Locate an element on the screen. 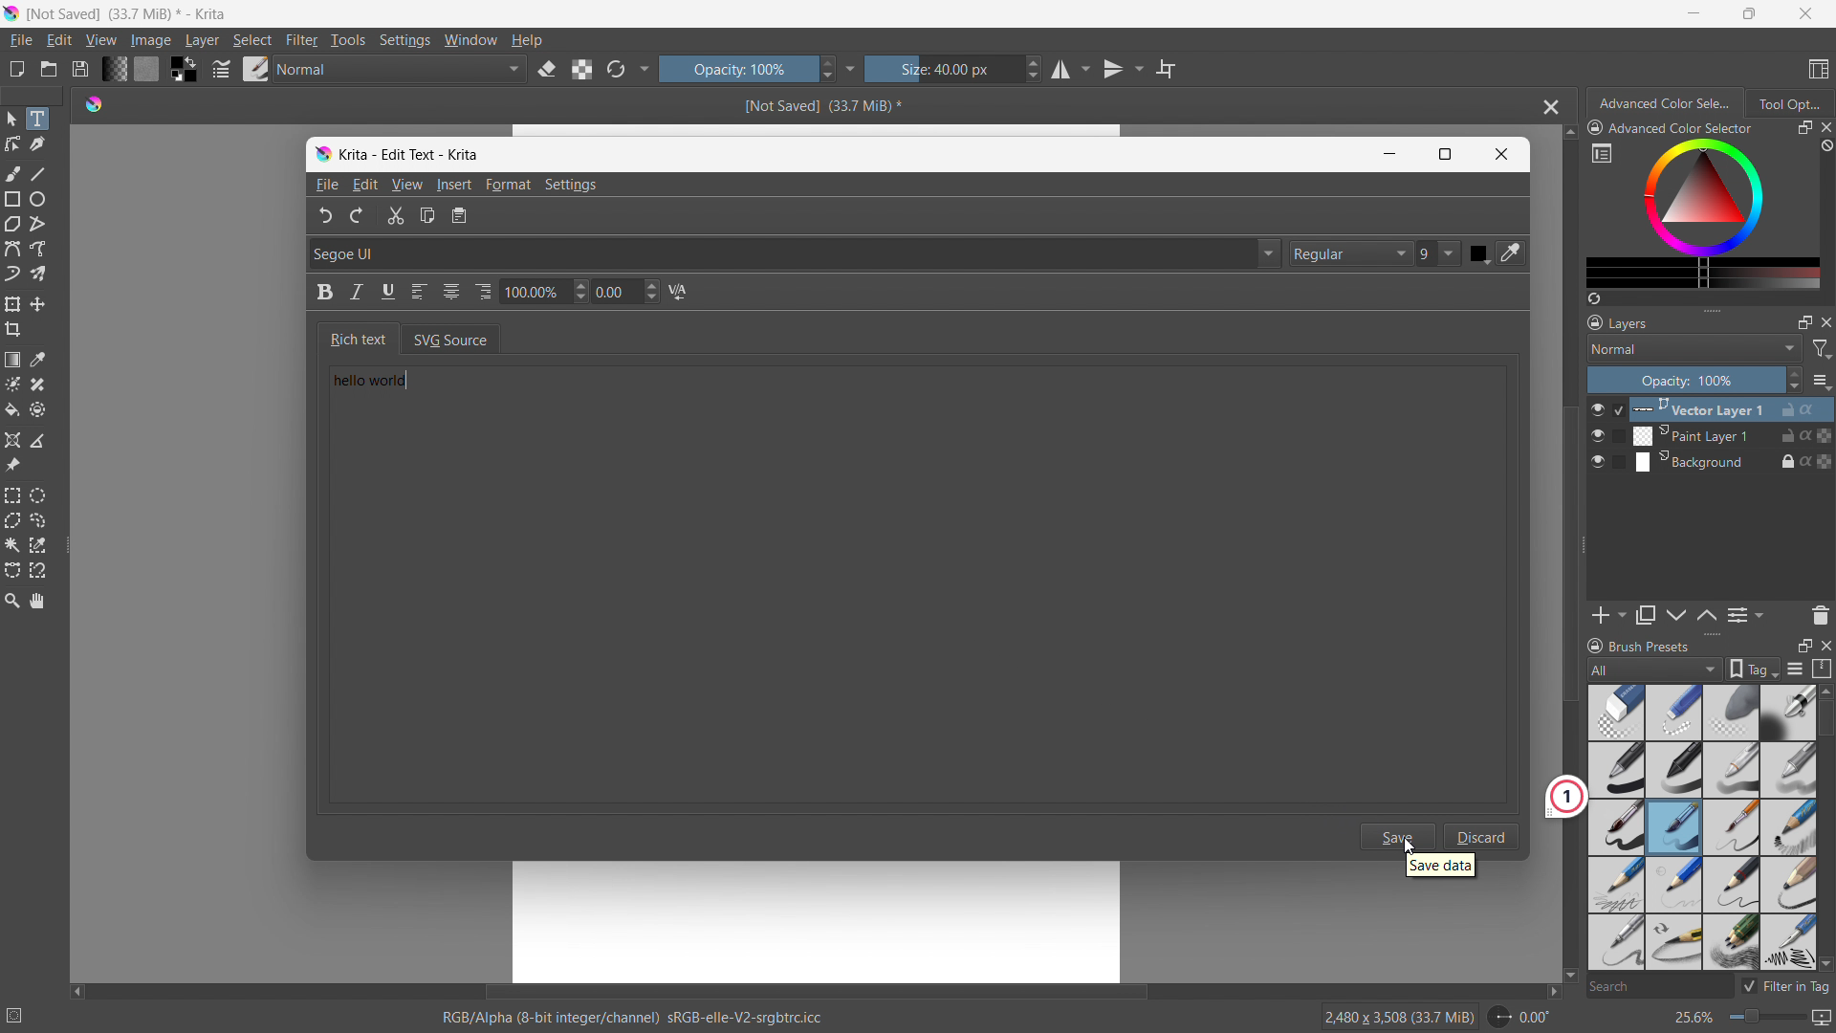 This screenshot has height=1033, width=1836. choose workspace is located at coordinates (1818, 70).